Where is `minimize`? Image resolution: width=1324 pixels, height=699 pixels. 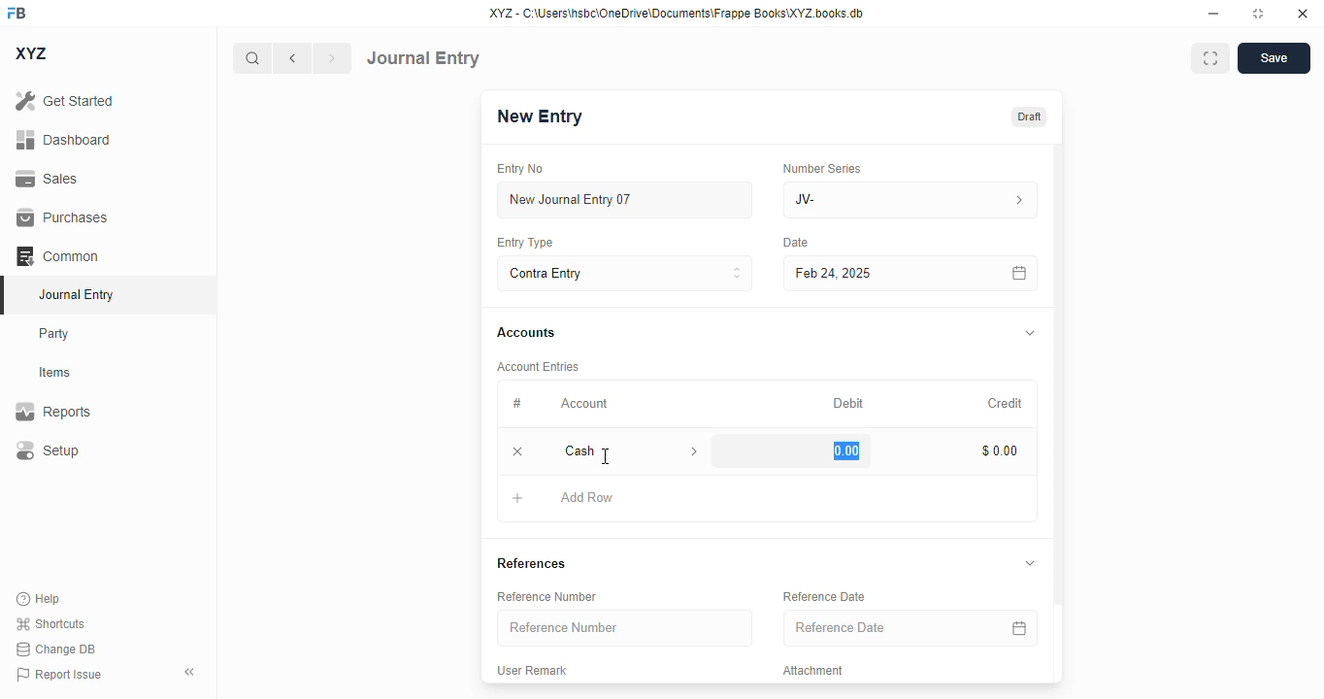
minimize is located at coordinates (1214, 14).